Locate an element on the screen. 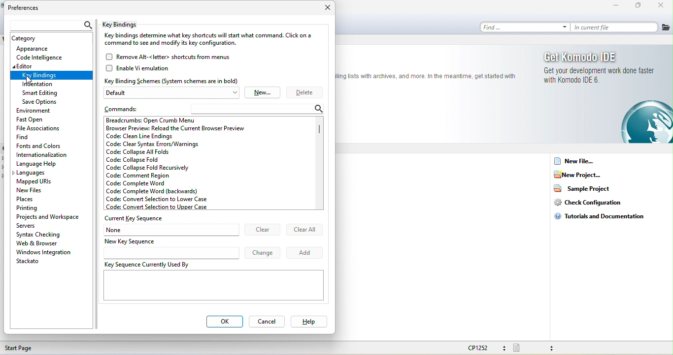  environment is located at coordinates (43, 111).